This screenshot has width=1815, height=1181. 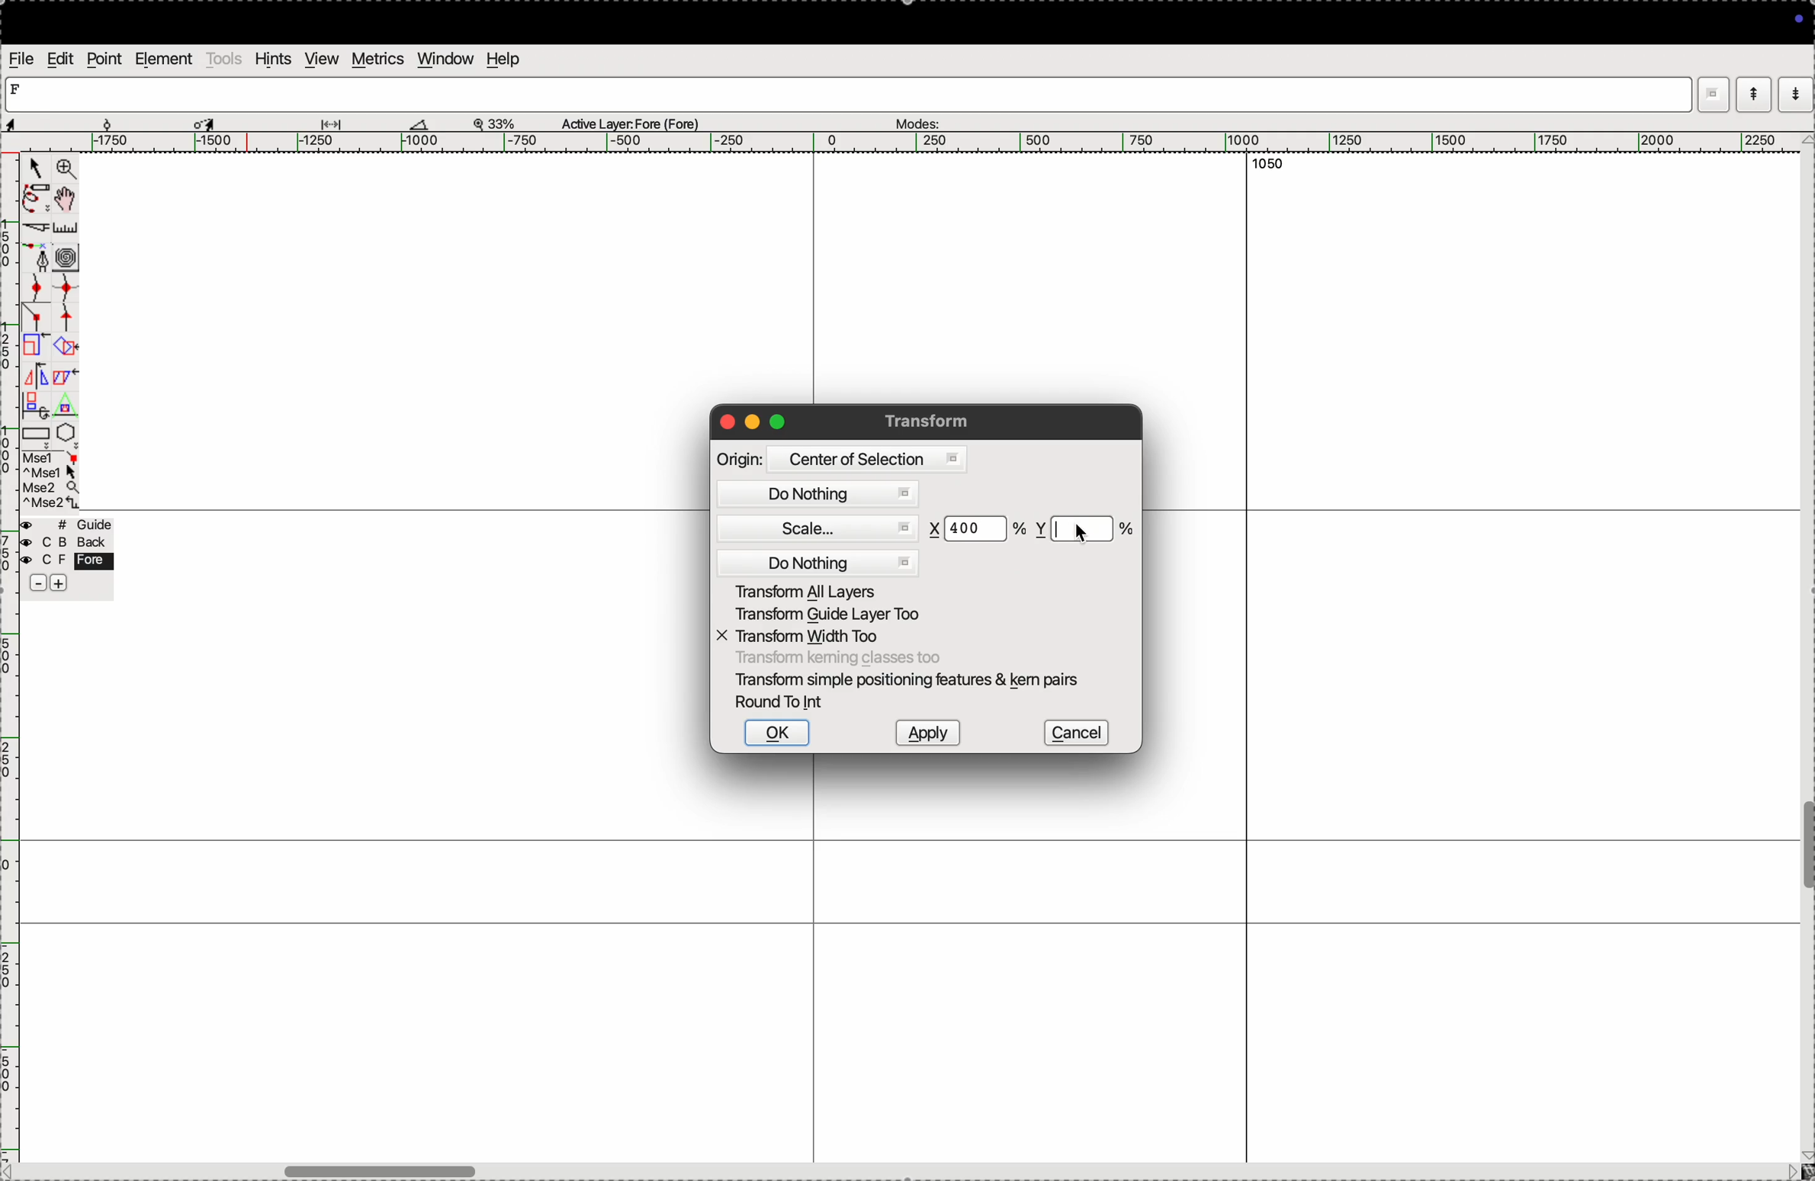 What do you see at coordinates (37, 319) in the screenshot?
I see `line` at bounding box center [37, 319].